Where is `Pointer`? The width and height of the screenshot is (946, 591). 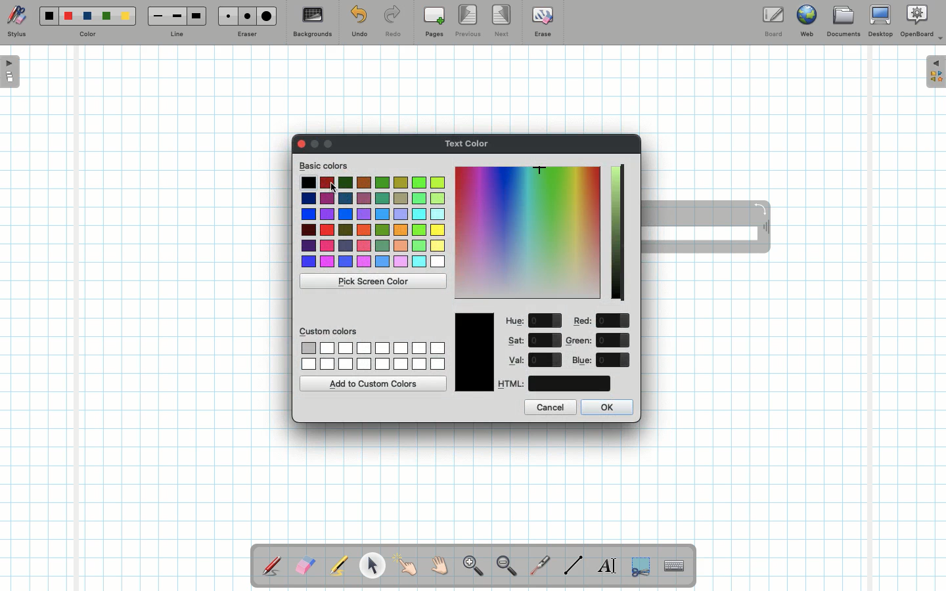 Pointer is located at coordinates (372, 565).